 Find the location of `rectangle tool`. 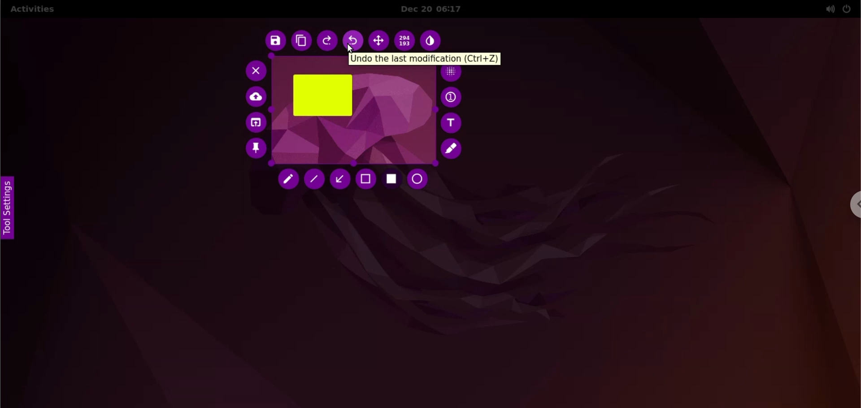

rectangle tool is located at coordinates (392, 180).